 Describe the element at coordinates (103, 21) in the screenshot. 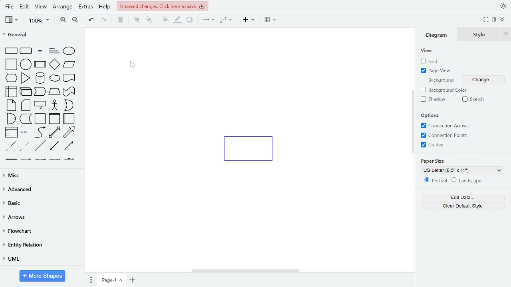

I see `redo` at that location.